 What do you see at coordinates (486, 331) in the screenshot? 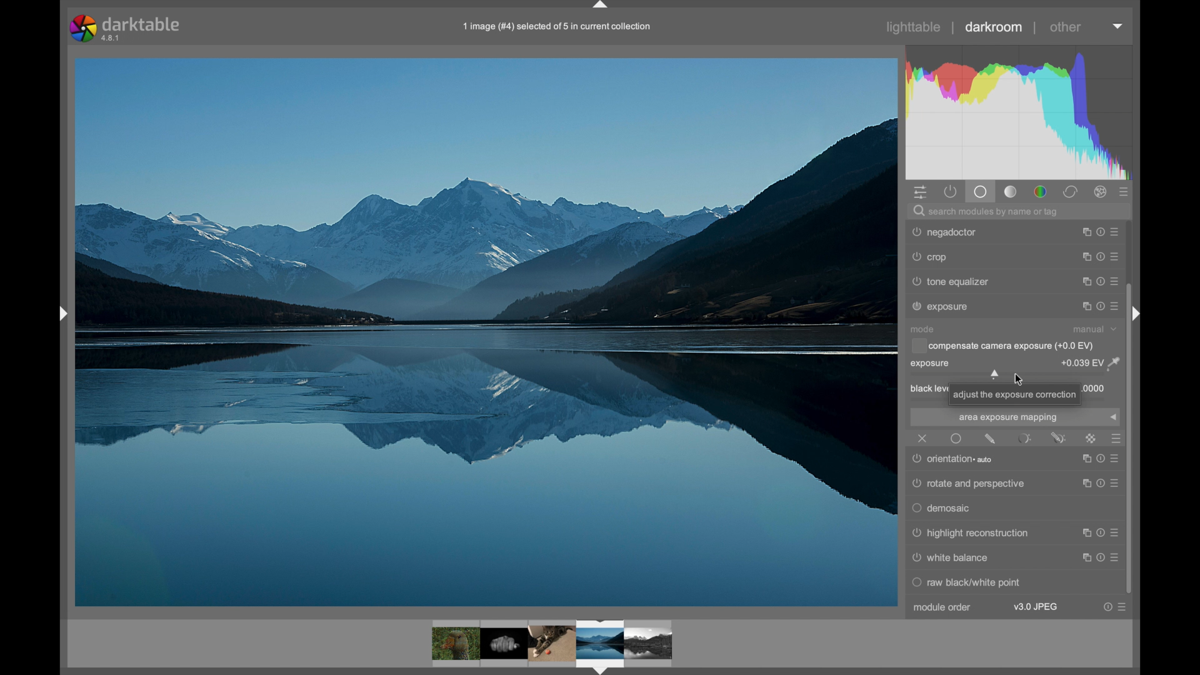
I see `photo` at bounding box center [486, 331].